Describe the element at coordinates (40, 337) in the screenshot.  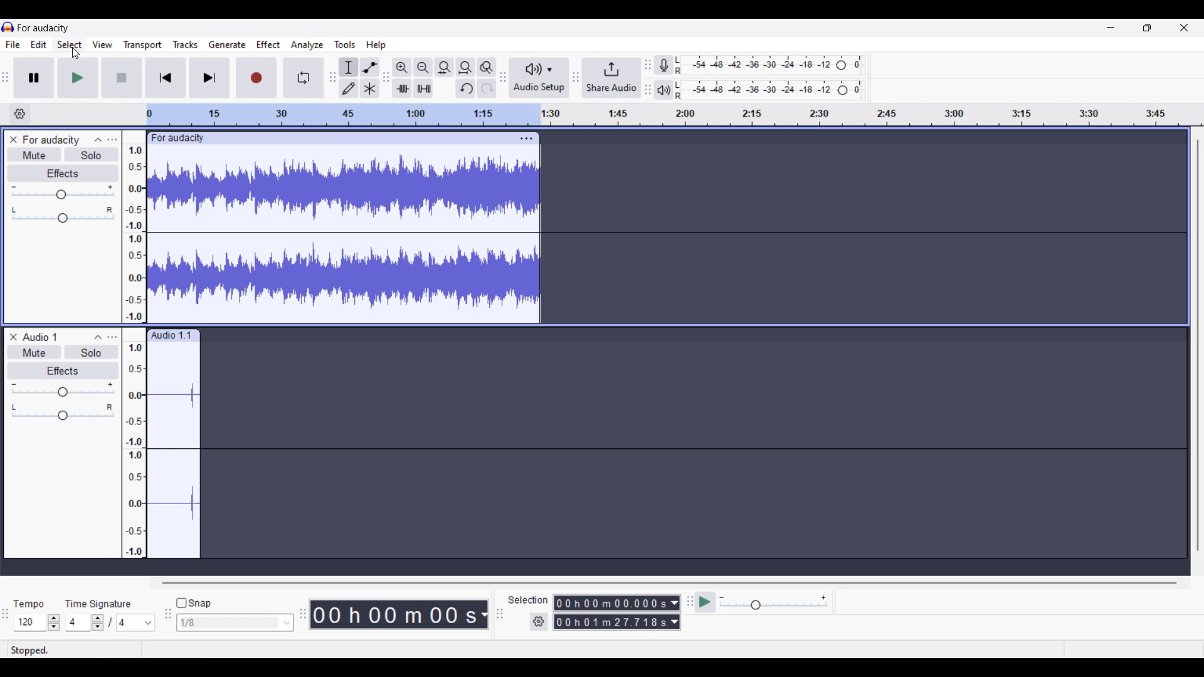
I see `audio 1` at that location.